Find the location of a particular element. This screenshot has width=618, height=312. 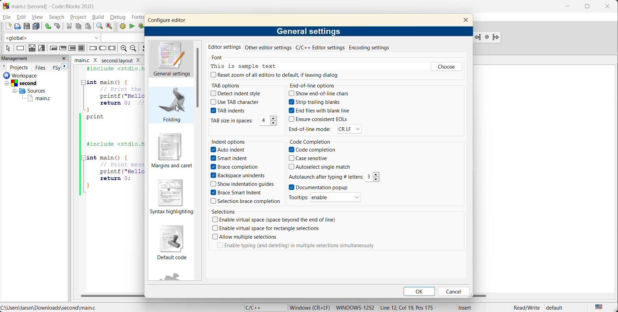

save everything is located at coordinates (36, 26).